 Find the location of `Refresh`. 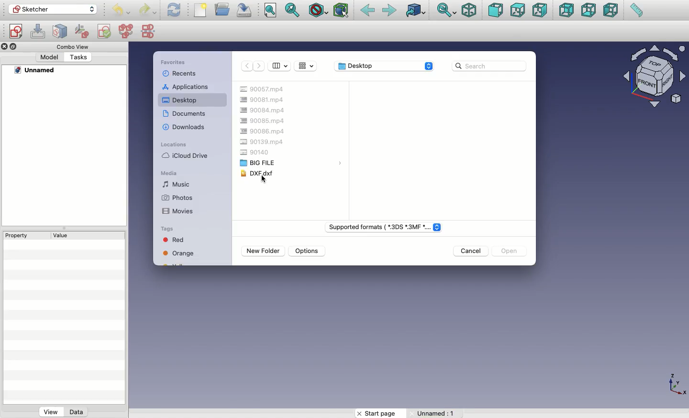

Refresh is located at coordinates (175, 11).